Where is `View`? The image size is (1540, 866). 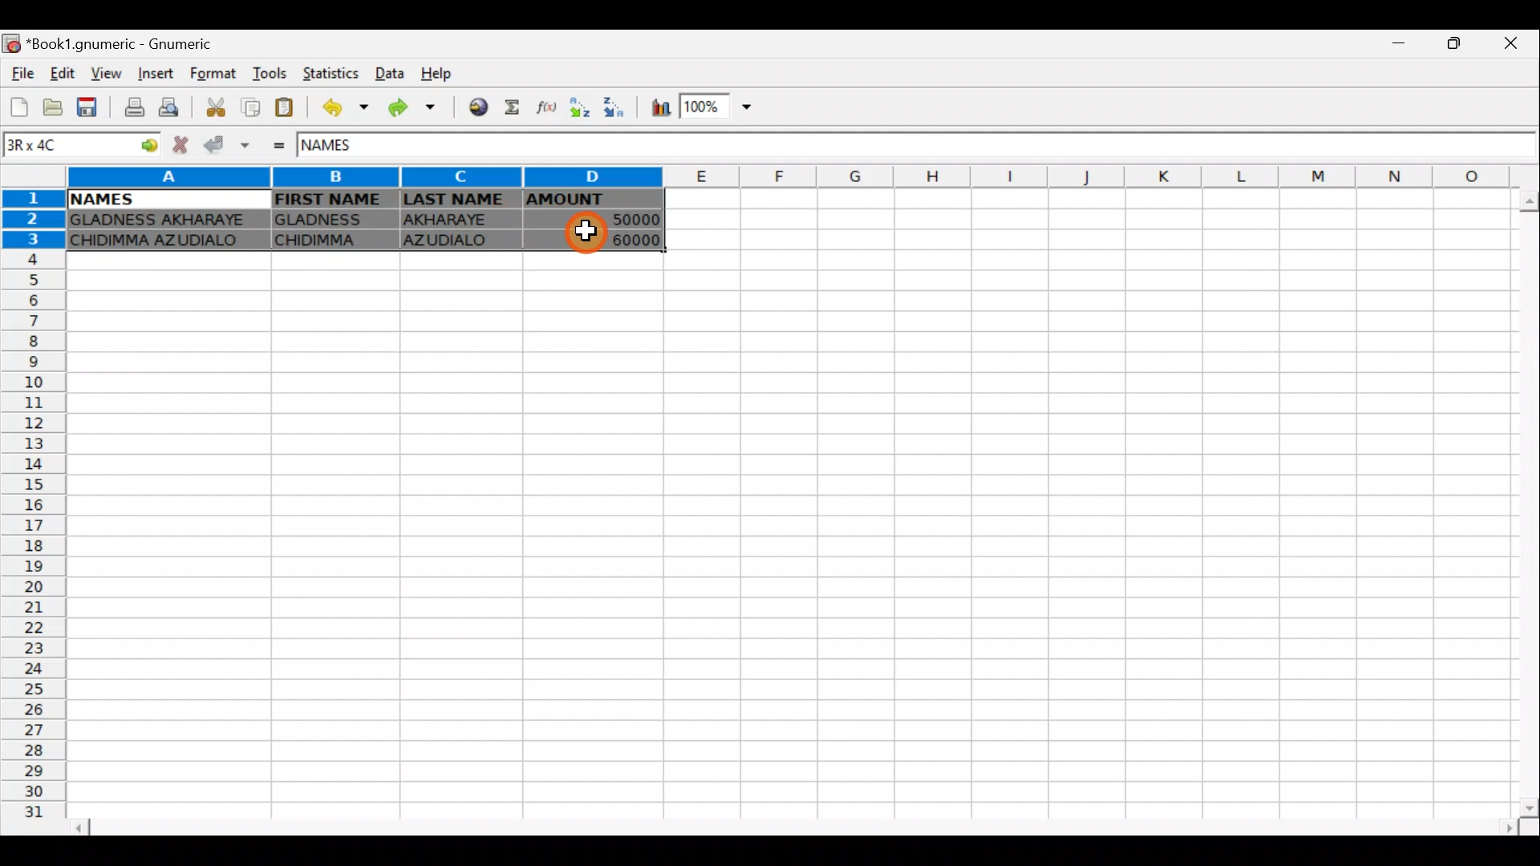
View is located at coordinates (102, 74).